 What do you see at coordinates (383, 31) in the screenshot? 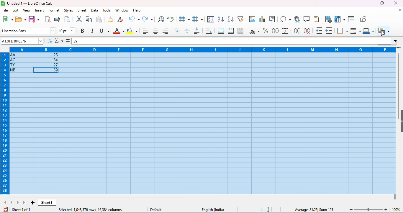
I see `conditional` at bounding box center [383, 31].